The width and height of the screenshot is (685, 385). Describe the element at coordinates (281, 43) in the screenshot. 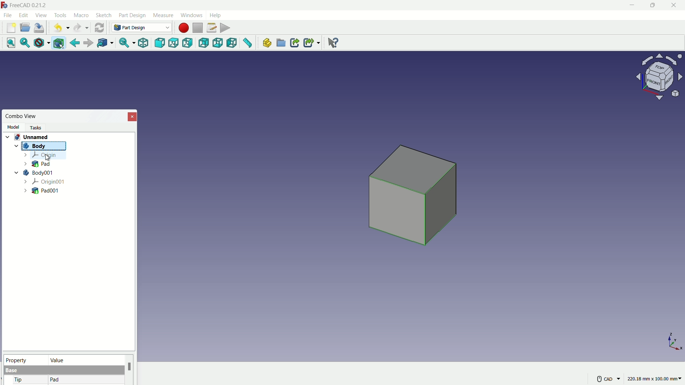

I see `create group` at that location.